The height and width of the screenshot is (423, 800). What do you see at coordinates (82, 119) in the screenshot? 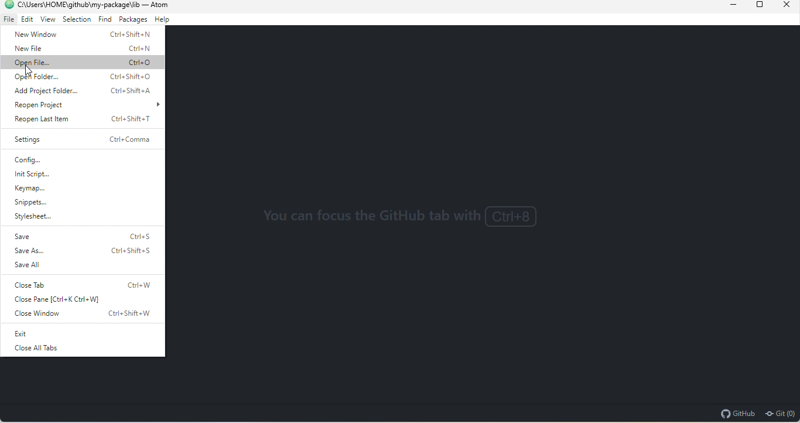
I see `reopen last item` at bounding box center [82, 119].